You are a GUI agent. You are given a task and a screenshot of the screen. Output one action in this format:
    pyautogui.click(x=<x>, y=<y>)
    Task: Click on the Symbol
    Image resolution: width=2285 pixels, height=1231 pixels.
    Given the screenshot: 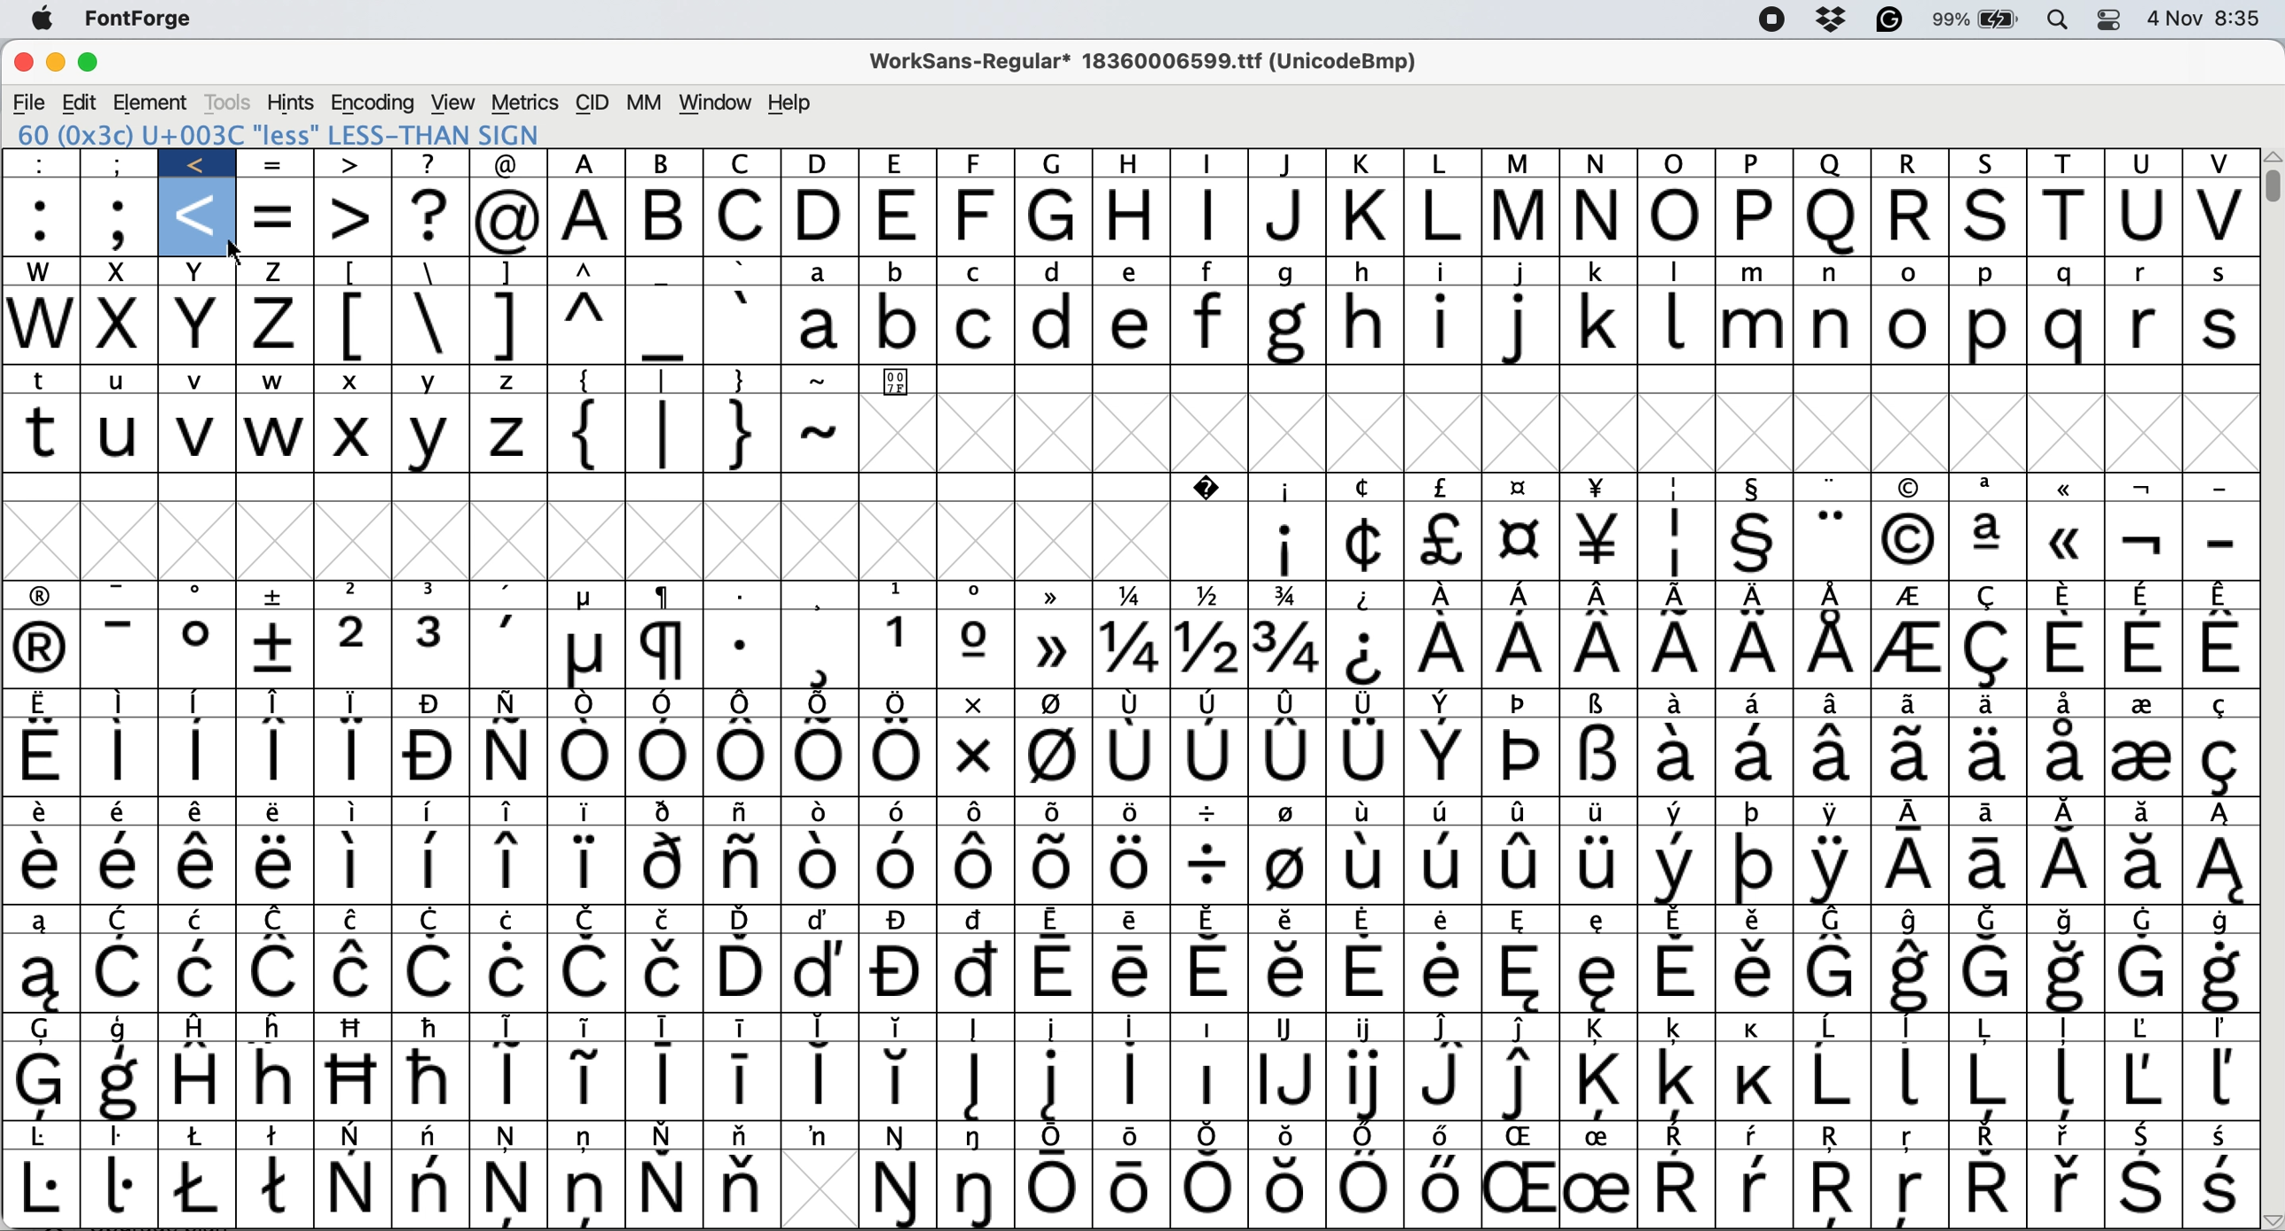 What is the action you would take?
    pyautogui.click(x=2069, y=867)
    